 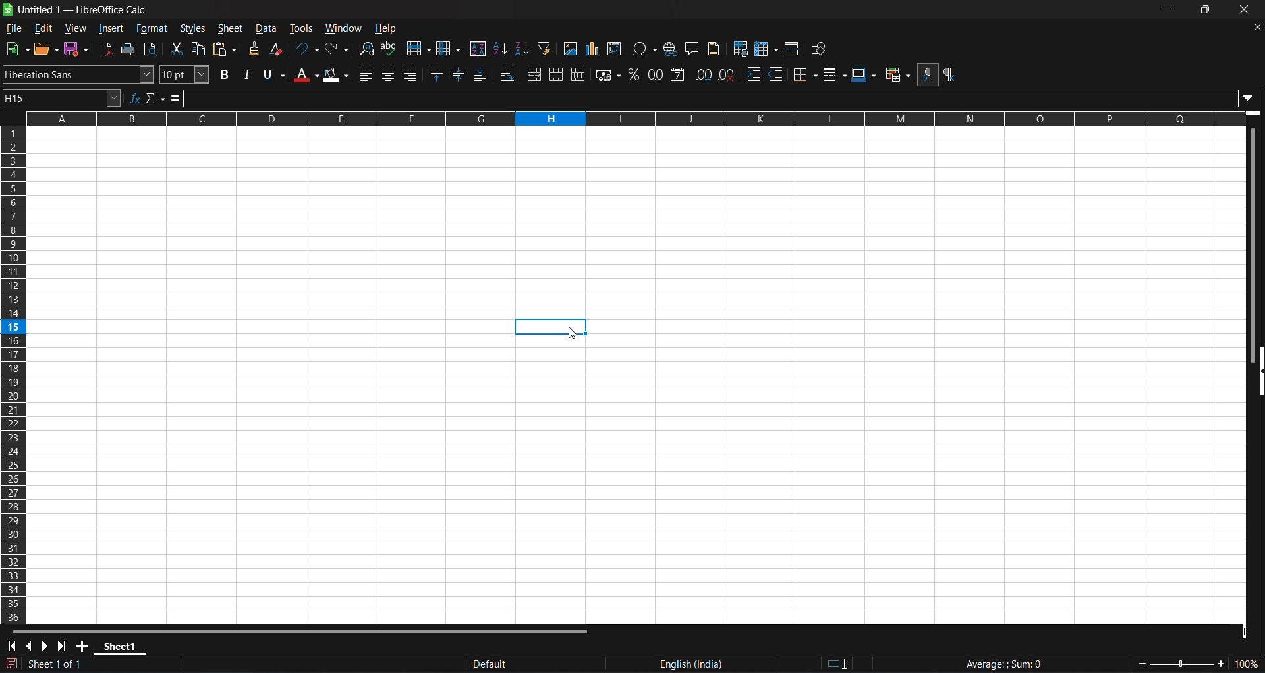 What do you see at coordinates (523, 50) in the screenshot?
I see `sort descending` at bounding box center [523, 50].